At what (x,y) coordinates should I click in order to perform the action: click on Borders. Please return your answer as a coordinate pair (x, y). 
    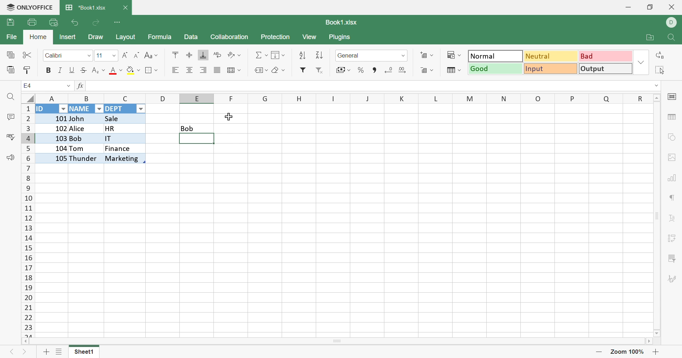
    Looking at the image, I should click on (150, 70).